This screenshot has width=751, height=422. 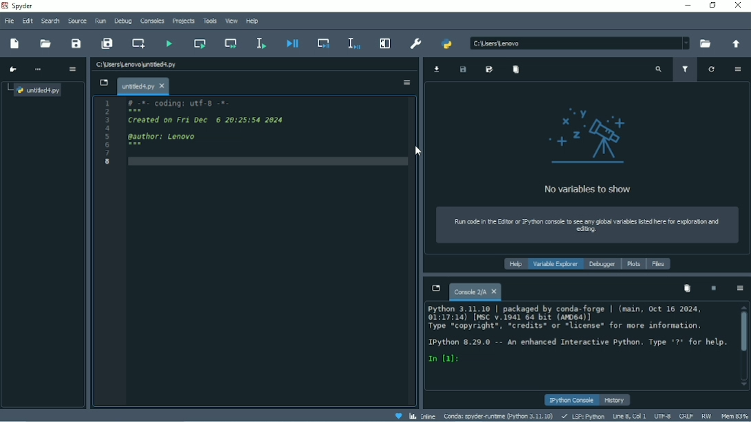 What do you see at coordinates (492, 69) in the screenshot?
I see `Save data as` at bounding box center [492, 69].